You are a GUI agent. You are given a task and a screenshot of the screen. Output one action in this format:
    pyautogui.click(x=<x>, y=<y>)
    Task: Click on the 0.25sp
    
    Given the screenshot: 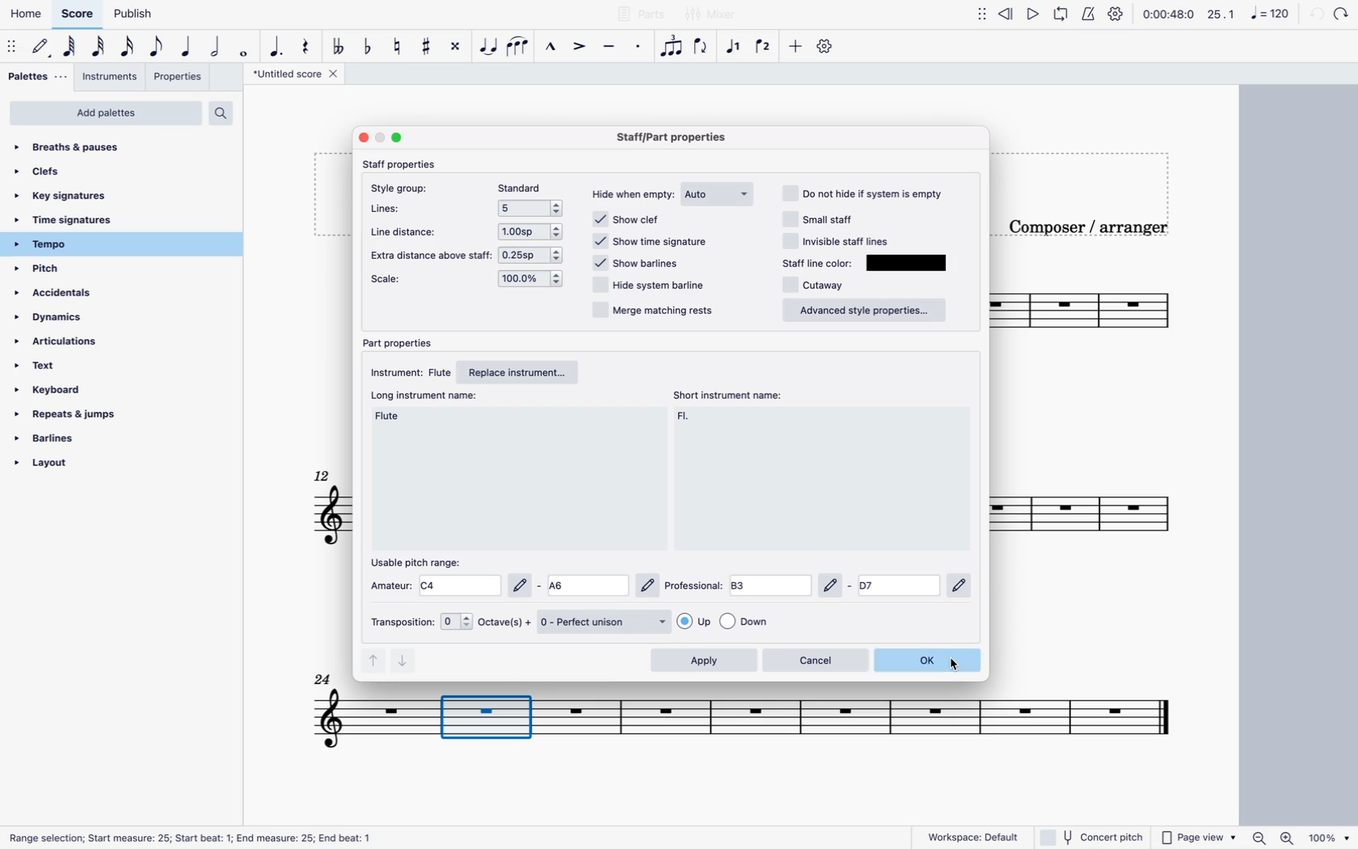 What is the action you would take?
    pyautogui.click(x=533, y=256)
    